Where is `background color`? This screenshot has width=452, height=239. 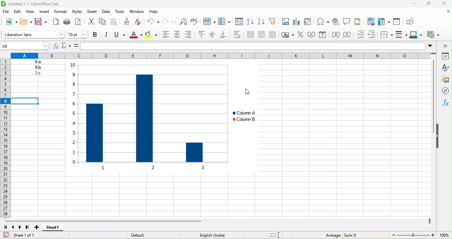
background color is located at coordinates (152, 35).